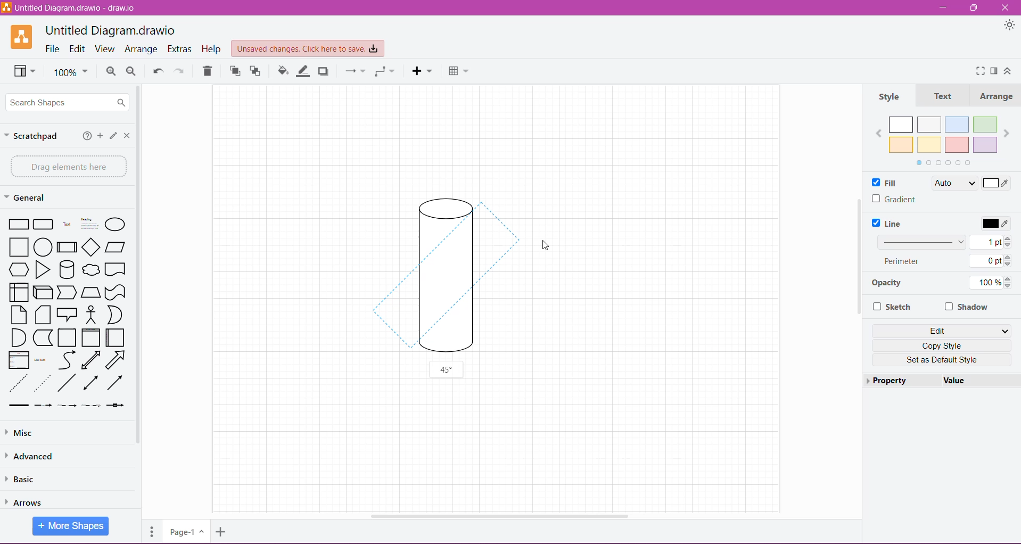 This screenshot has width=1021, height=544. Describe the element at coordinates (112, 136) in the screenshot. I see `Edit` at that location.